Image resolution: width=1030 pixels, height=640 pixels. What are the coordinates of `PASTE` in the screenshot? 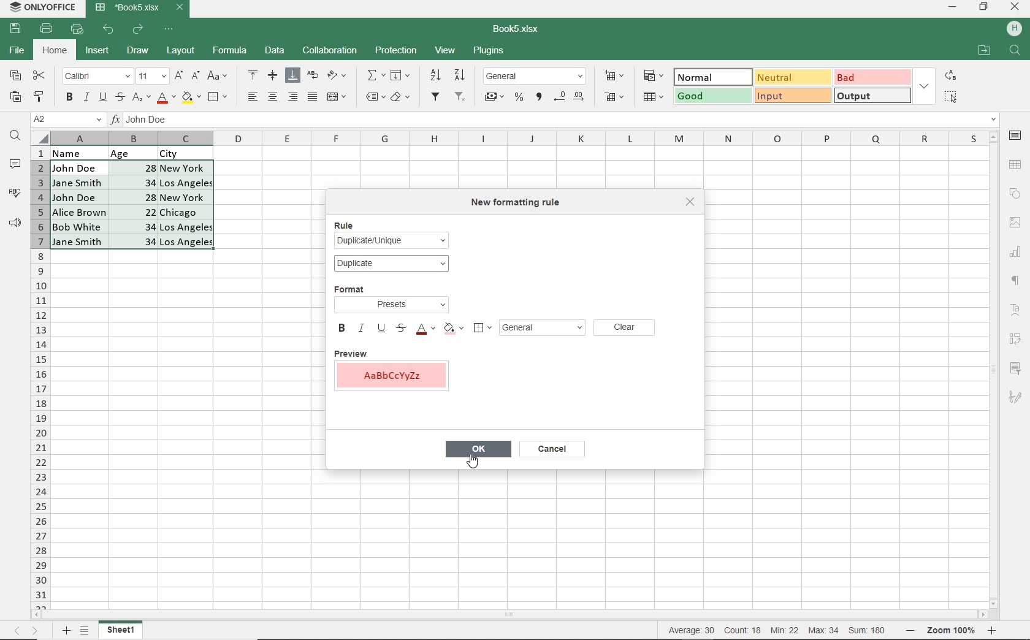 It's located at (15, 97).